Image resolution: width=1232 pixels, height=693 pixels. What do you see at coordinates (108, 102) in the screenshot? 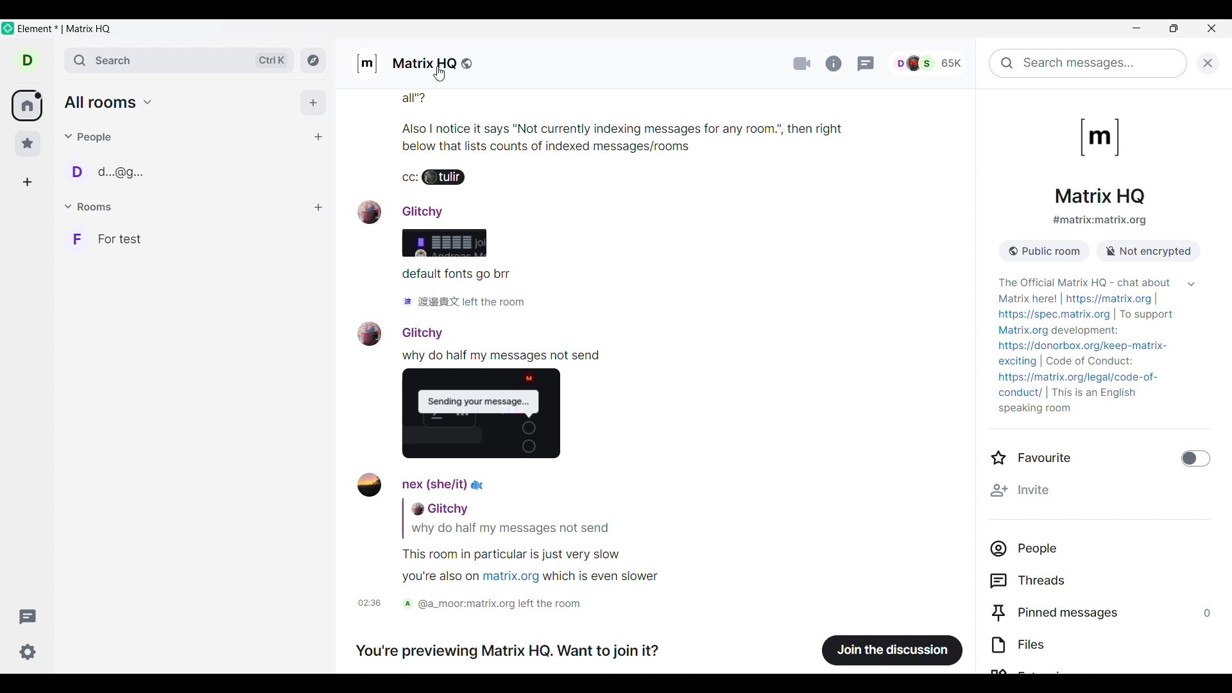
I see `All rooms` at bounding box center [108, 102].